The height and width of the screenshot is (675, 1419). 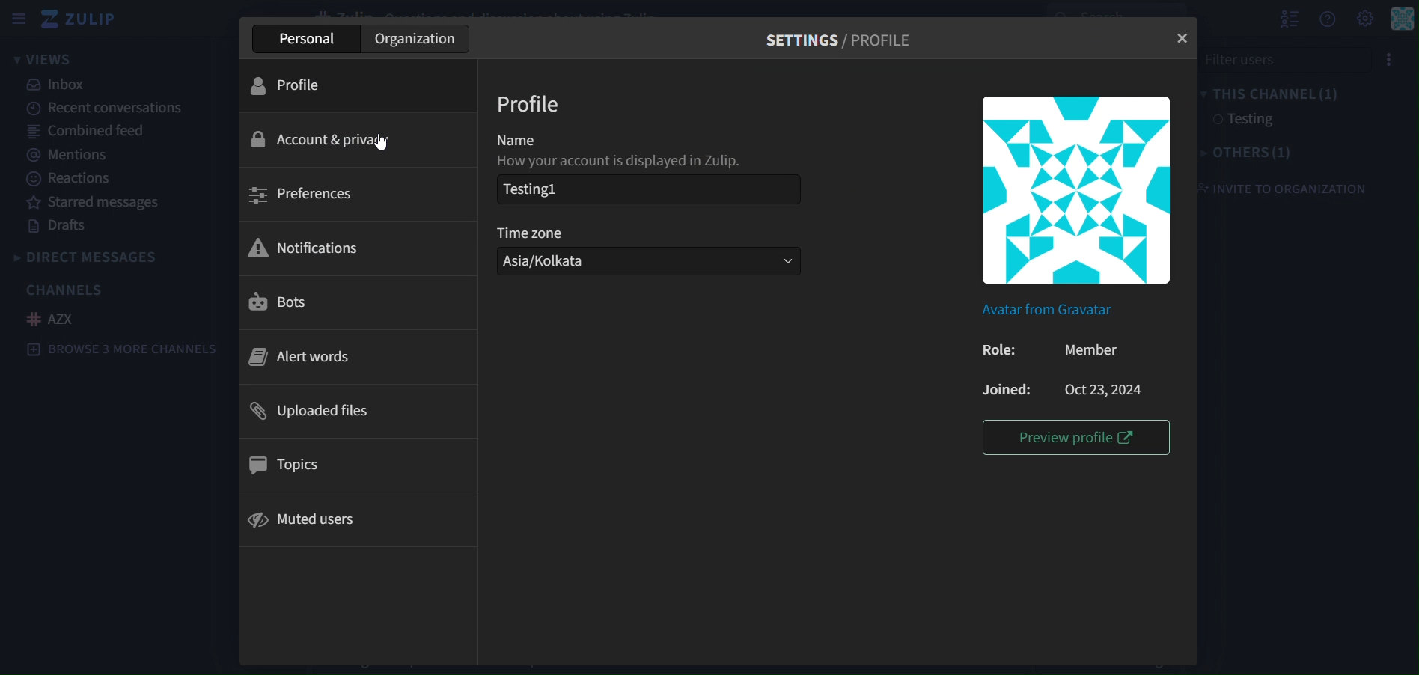 What do you see at coordinates (1287, 19) in the screenshot?
I see `show user list` at bounding box center [1287, 19].